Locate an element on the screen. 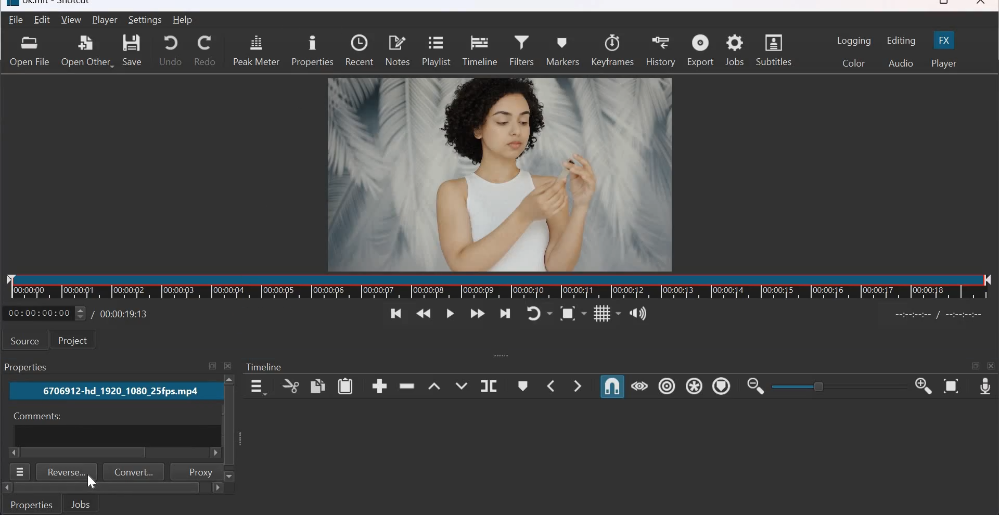  Filters is located at coordinates (521, 50).